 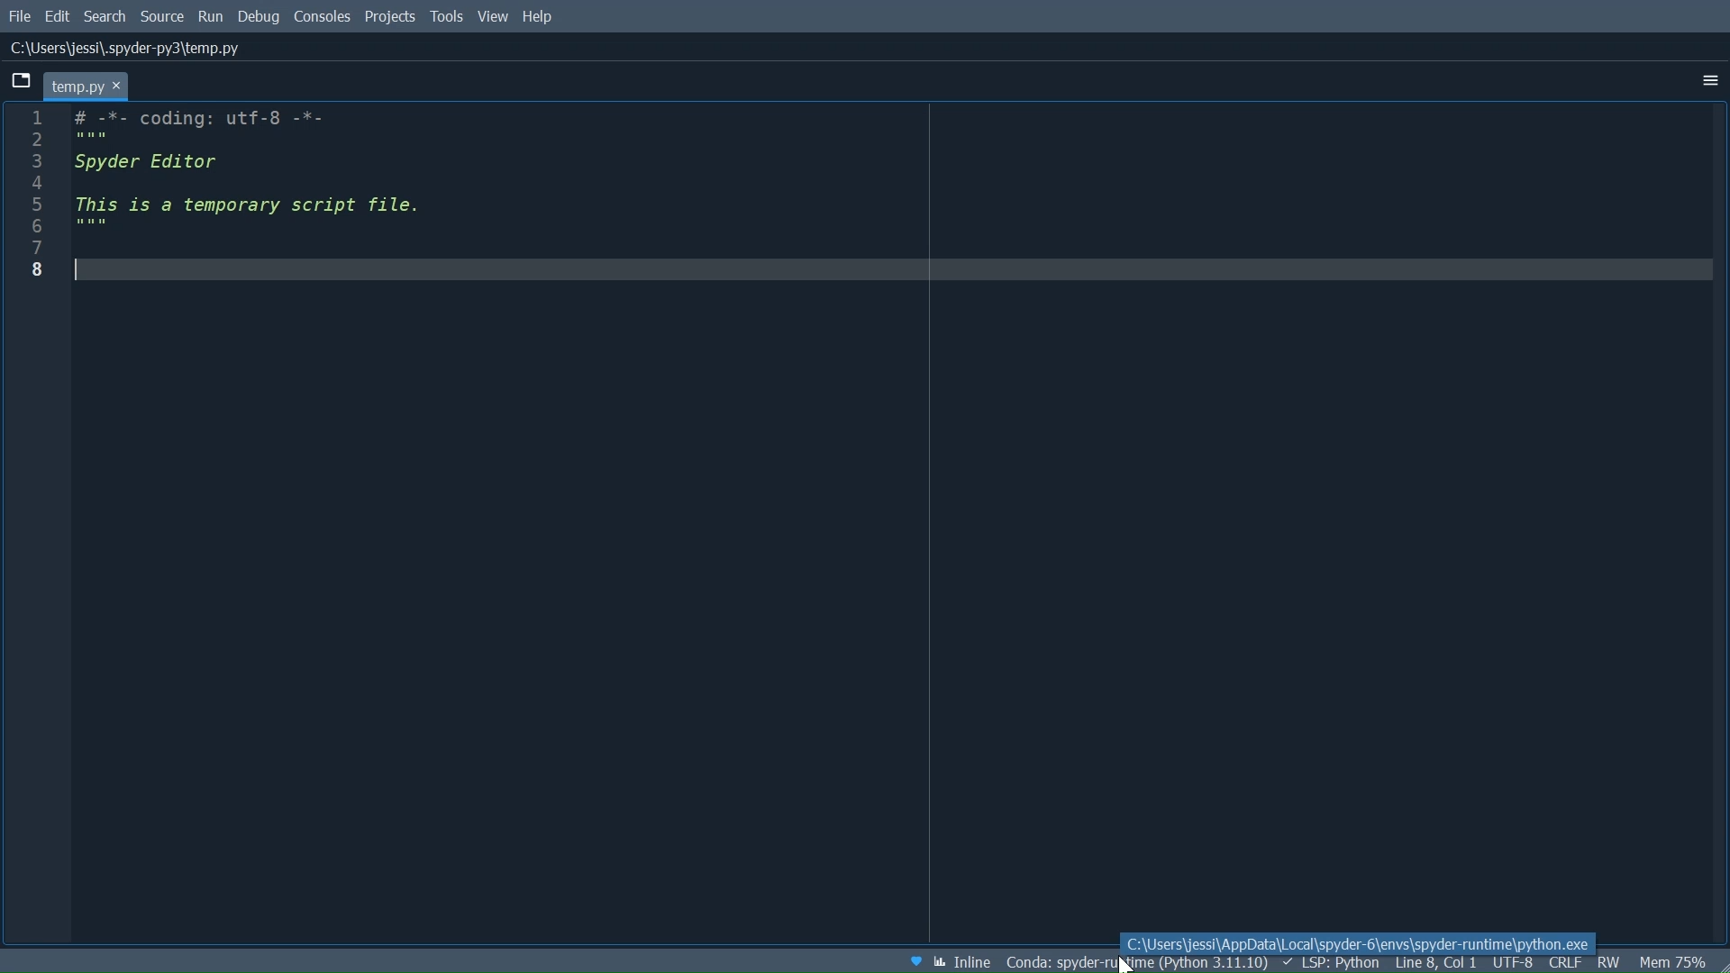 I want to click on # -*- coding: utf-8 -*- """ Spyder Editor  This is a temporary script file. """, so click(x=886, y=513).